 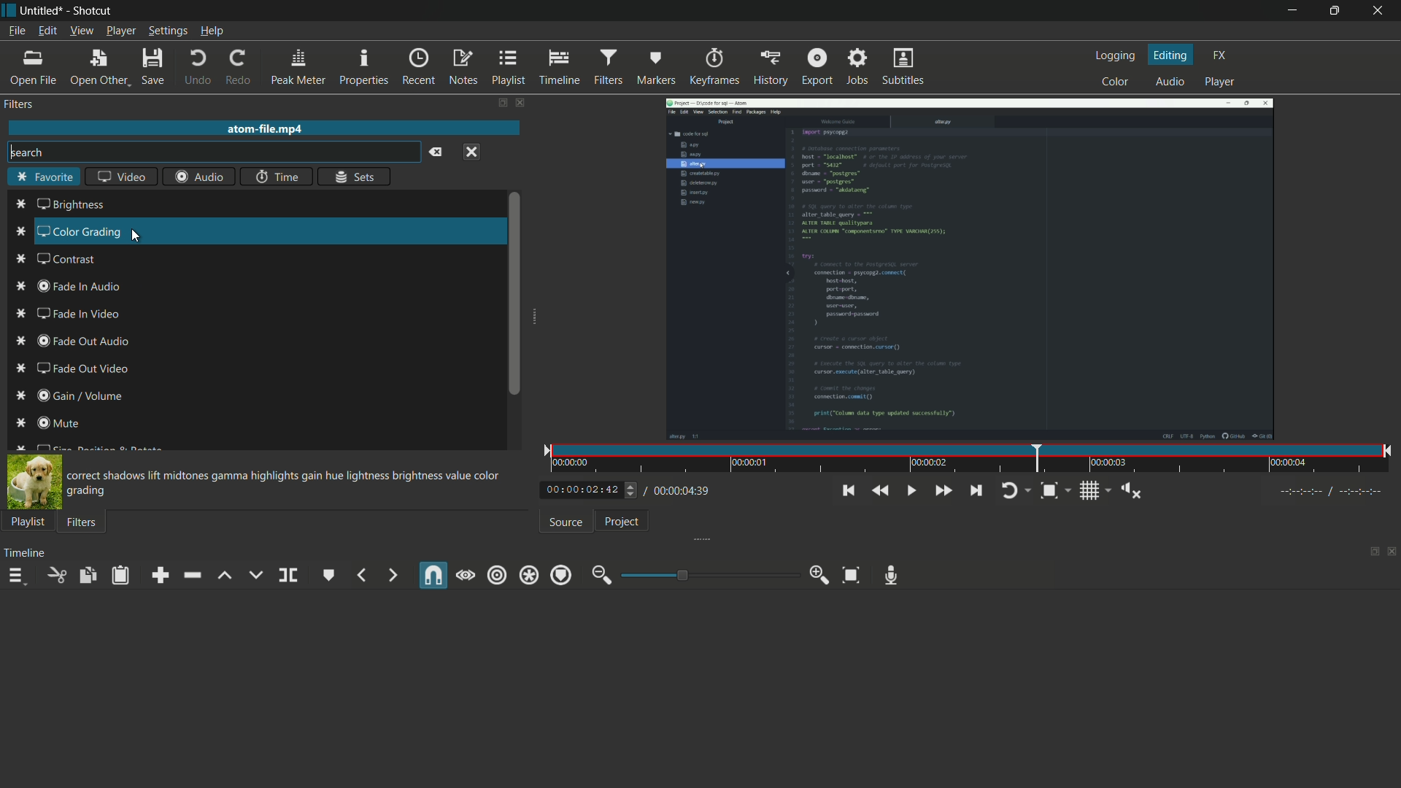 What do you see at coordinates (1014, 489) in the screenshot?
I see `toggle player looping` at bounding box center [1014, 489].